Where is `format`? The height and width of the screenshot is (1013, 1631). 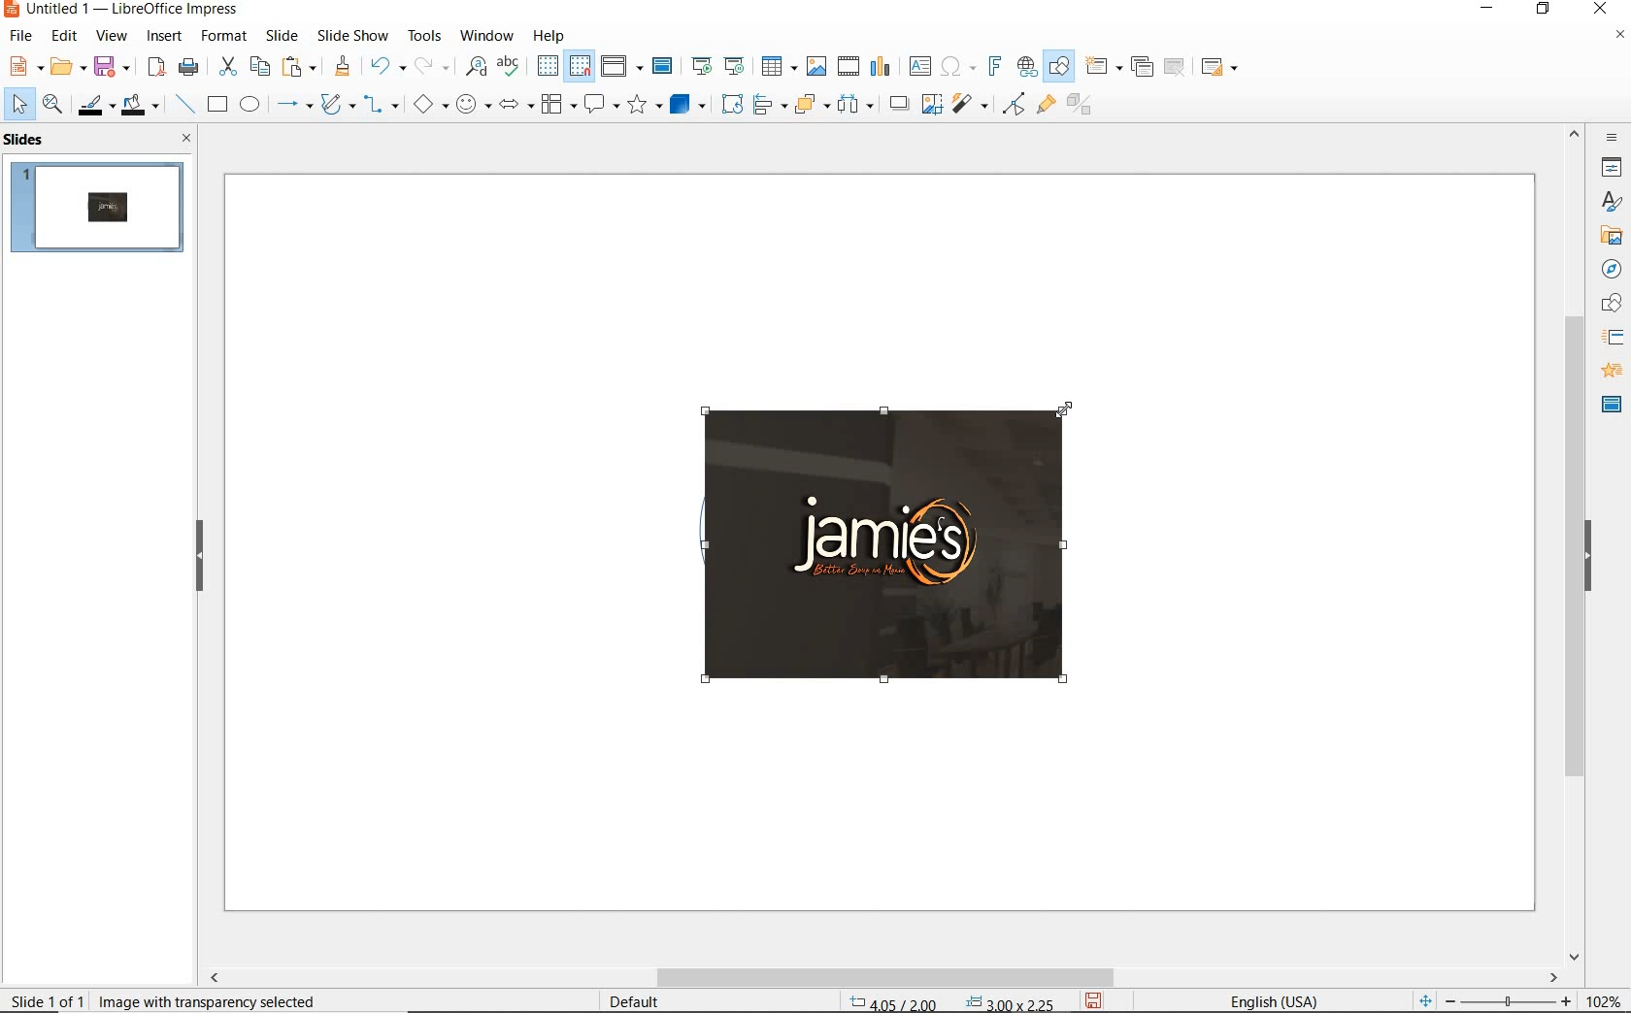
format is located at coordinates (222, 35).